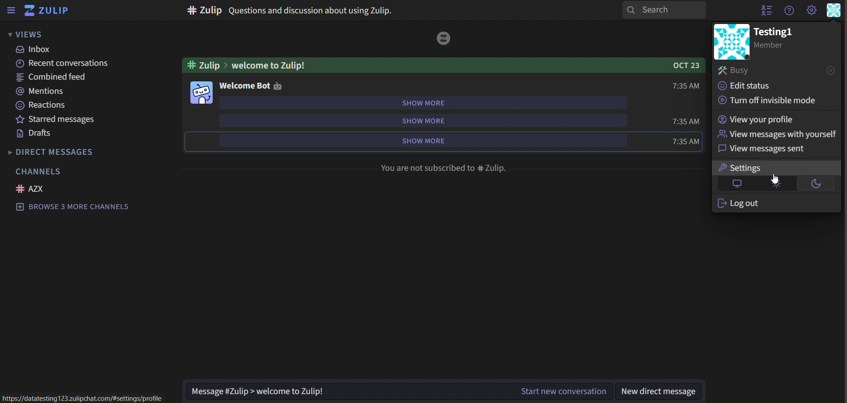 The width and height of the screenshot is (847, 403). What do you see at coordinates (430, 65) in the screenshot?
I see `welcome to Zulip!` at bounding box center [430, 65].